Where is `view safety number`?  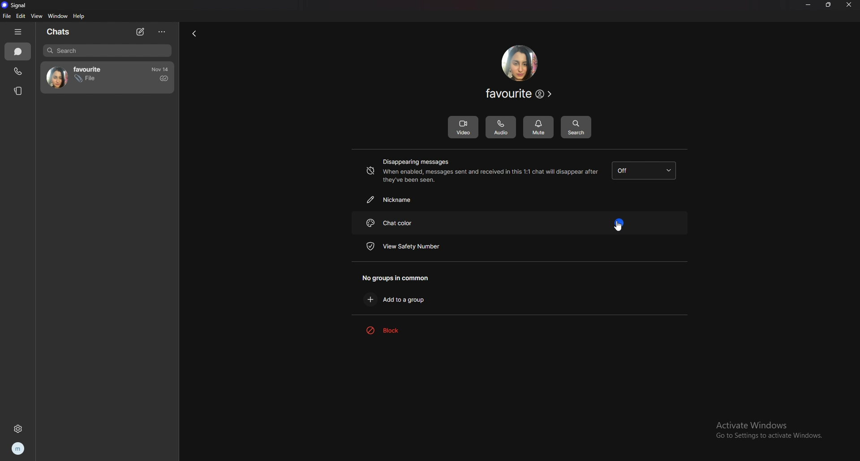
view safety number is located at coordinates (428, 247).